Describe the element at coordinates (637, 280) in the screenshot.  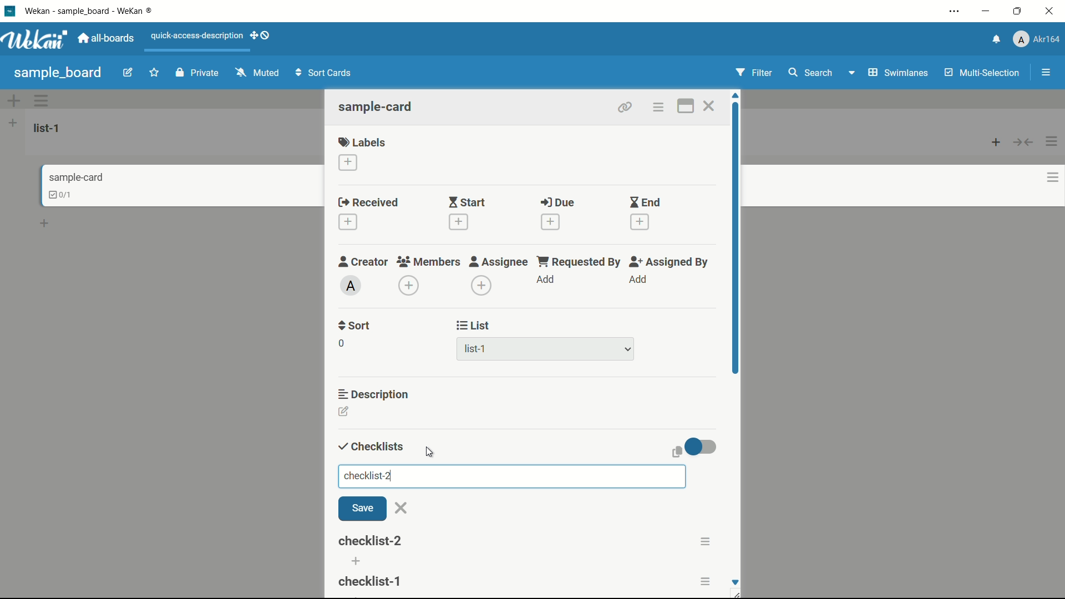
I see `add` at that location.